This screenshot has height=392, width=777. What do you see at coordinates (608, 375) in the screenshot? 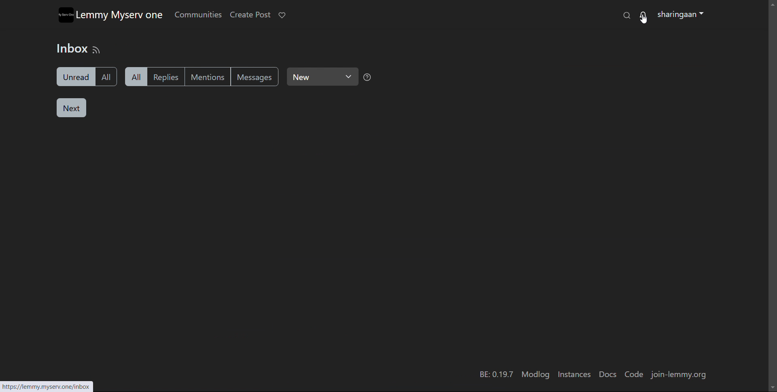
I see `docs` at bounding box center [608, 375].